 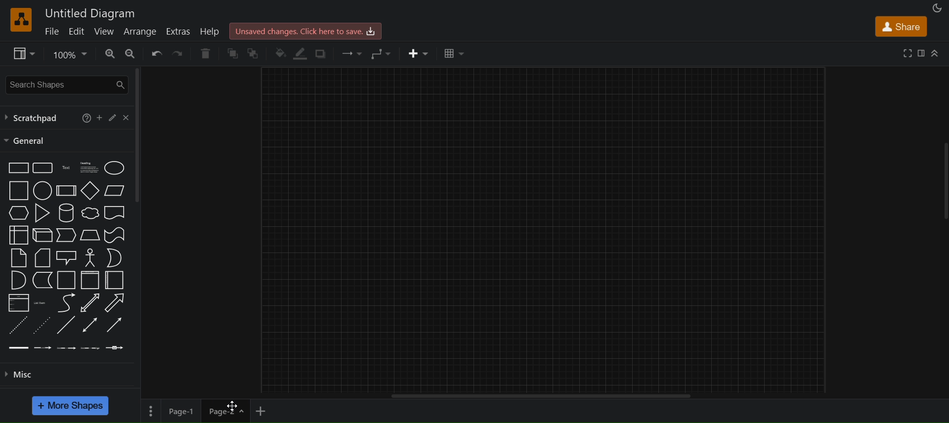 What do you see at coordinates (90, 257) in the screenshot?
I see `actor` at bounding box center [90, 257].